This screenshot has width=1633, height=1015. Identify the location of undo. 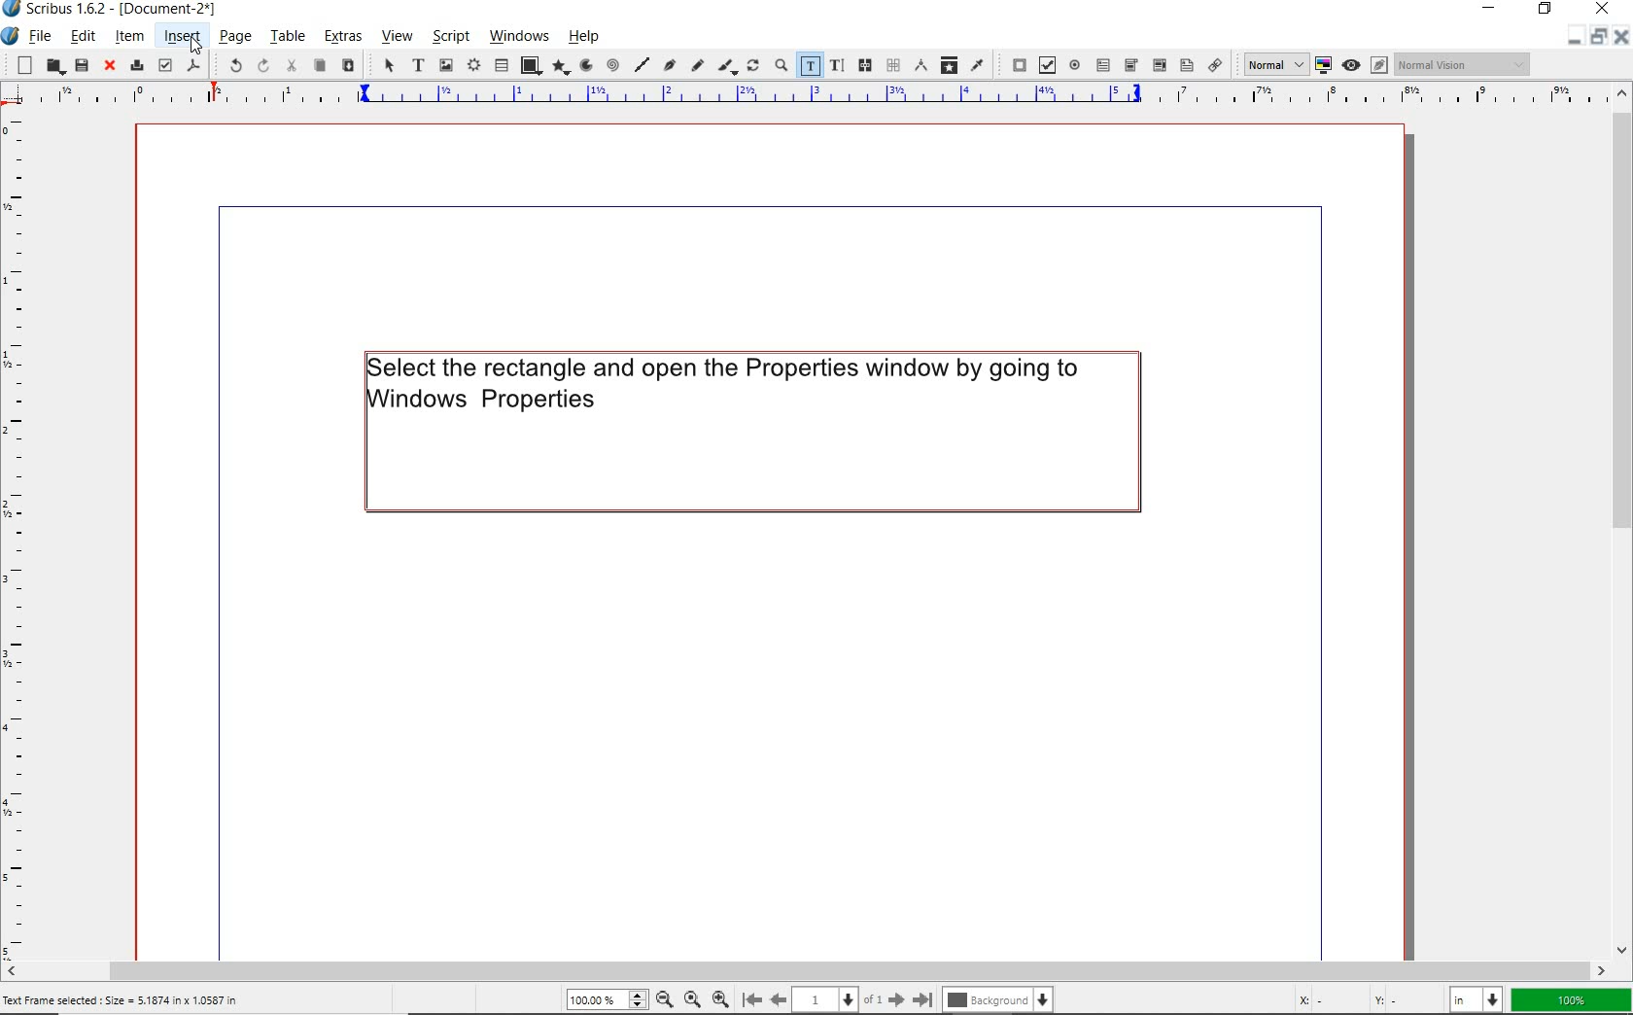
(229, 64).